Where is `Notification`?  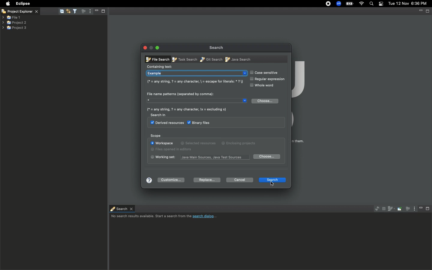
Notification is located at coordinates (381, 4).